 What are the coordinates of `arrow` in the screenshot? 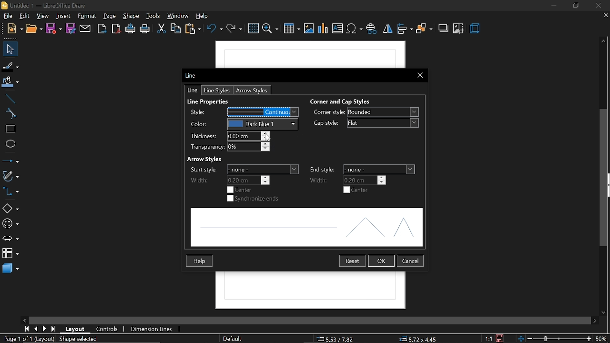 It's located at (254, 90).